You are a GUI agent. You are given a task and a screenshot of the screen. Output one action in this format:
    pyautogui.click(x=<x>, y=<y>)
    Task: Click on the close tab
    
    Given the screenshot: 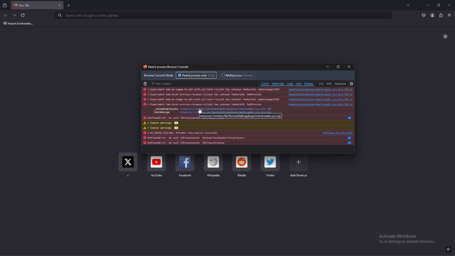 What is the action you would take?
    pyautogui.click(x=59, y=5)
    